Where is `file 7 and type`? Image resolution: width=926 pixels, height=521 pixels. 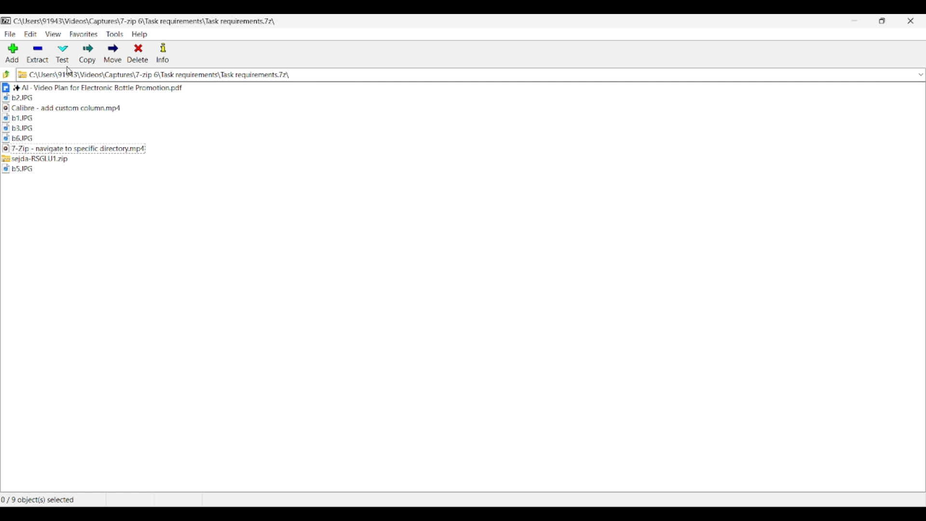 file 7 and type is located at coordinates (265, 149).